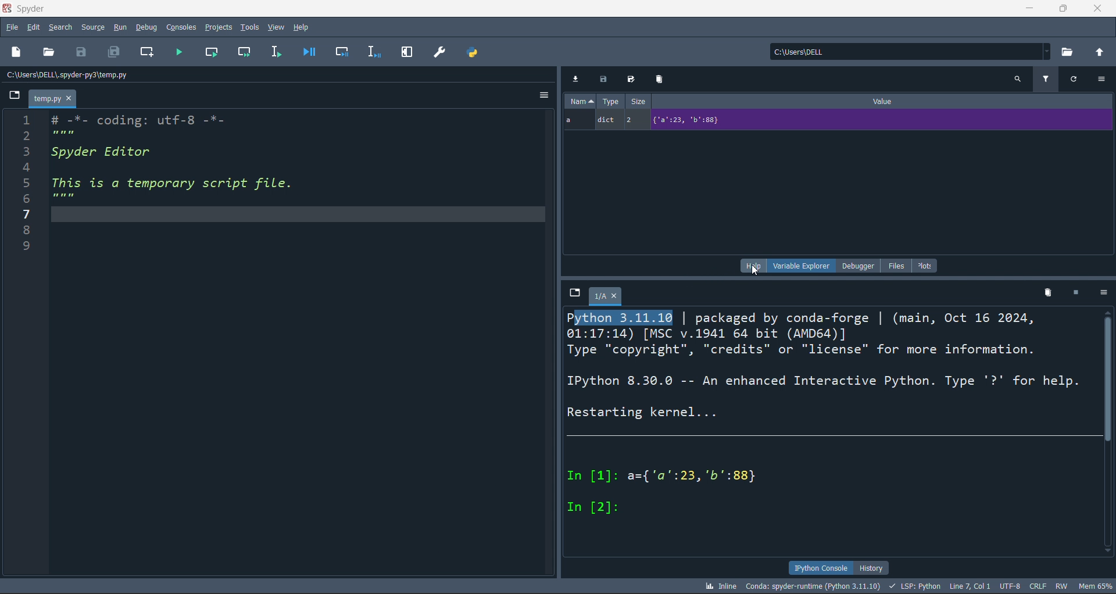 The height and width of the screenshot is (594, 1116). Describe the element at coordinates (69, 76) in the screenshot. I see `c:\users\dell\.spyder-py3\temp.py` at that location.